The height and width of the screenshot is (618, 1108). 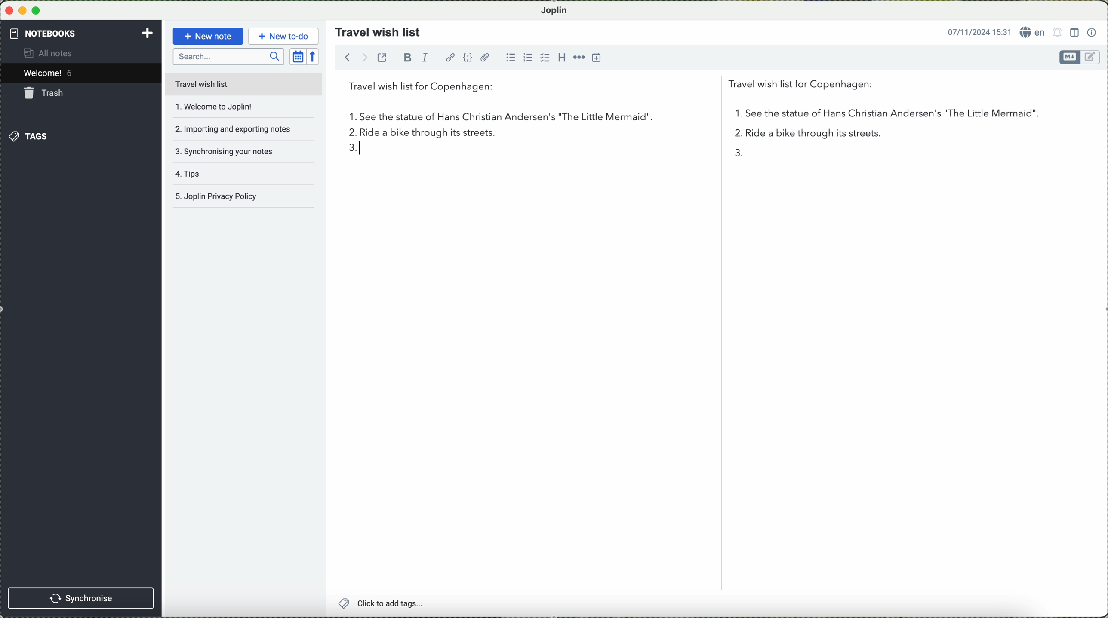 I want to click on new to-do, so click(x=283, y=35).